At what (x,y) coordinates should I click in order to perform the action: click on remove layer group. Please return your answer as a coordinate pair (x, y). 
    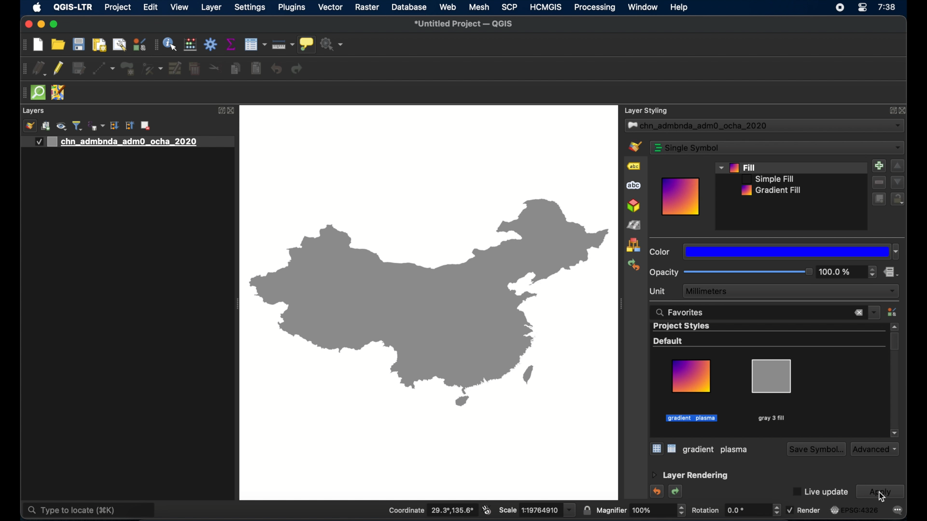
    Looking at the image, I should click on (145, 125).